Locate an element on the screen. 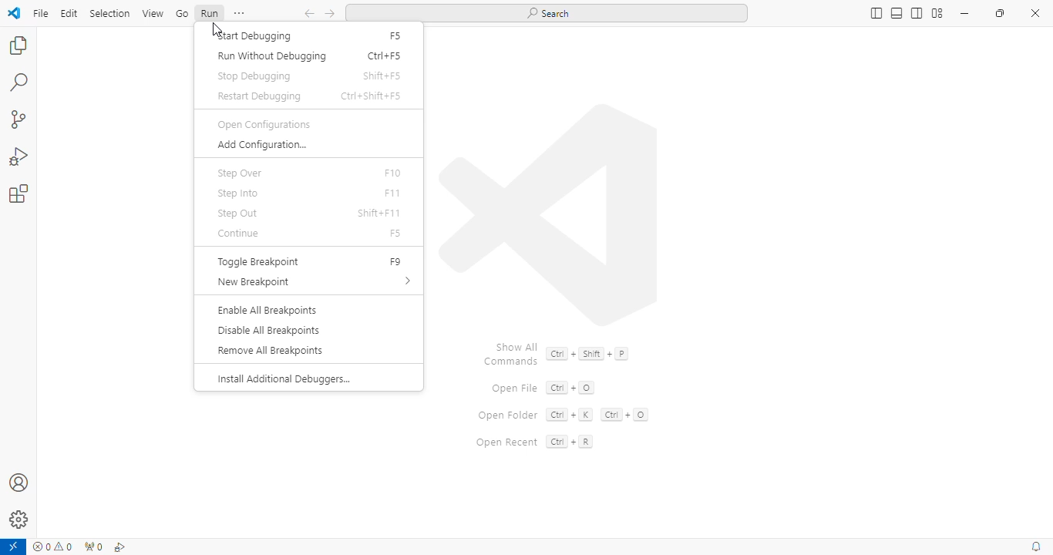 The image size is (1053, 555). selection is located at coordinates (110, 13).